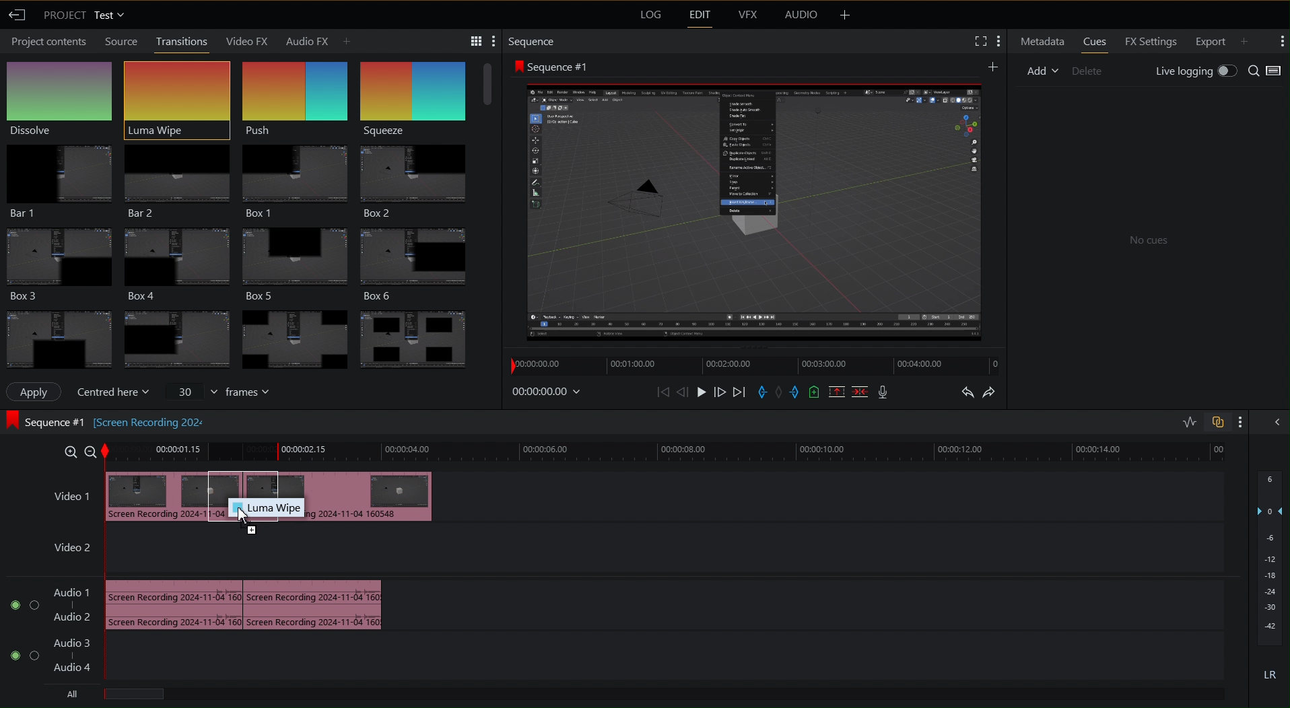  What do you see at coordinates (965, 392) in the screenshot?
I see `Undo` at bounding box center [965, 392].